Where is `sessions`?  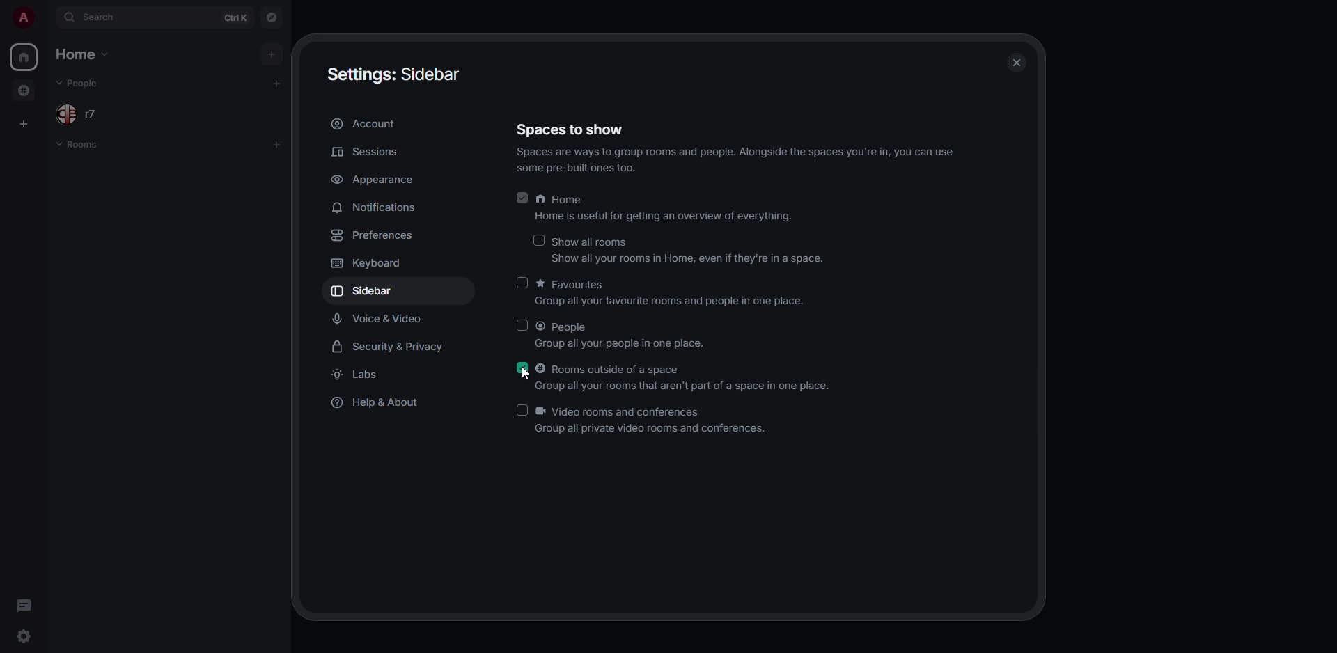
sessions is located at coordinates (366, 153).